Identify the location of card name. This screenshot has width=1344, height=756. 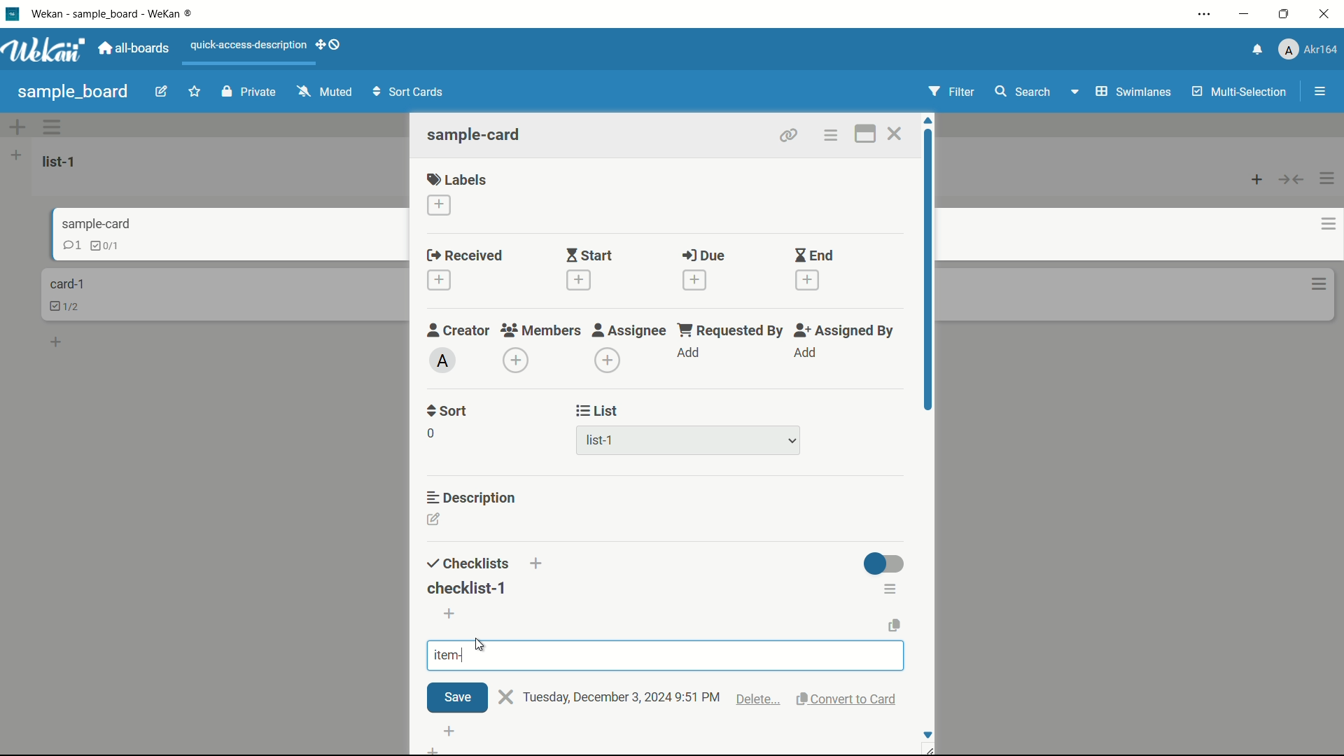
(66, 283).